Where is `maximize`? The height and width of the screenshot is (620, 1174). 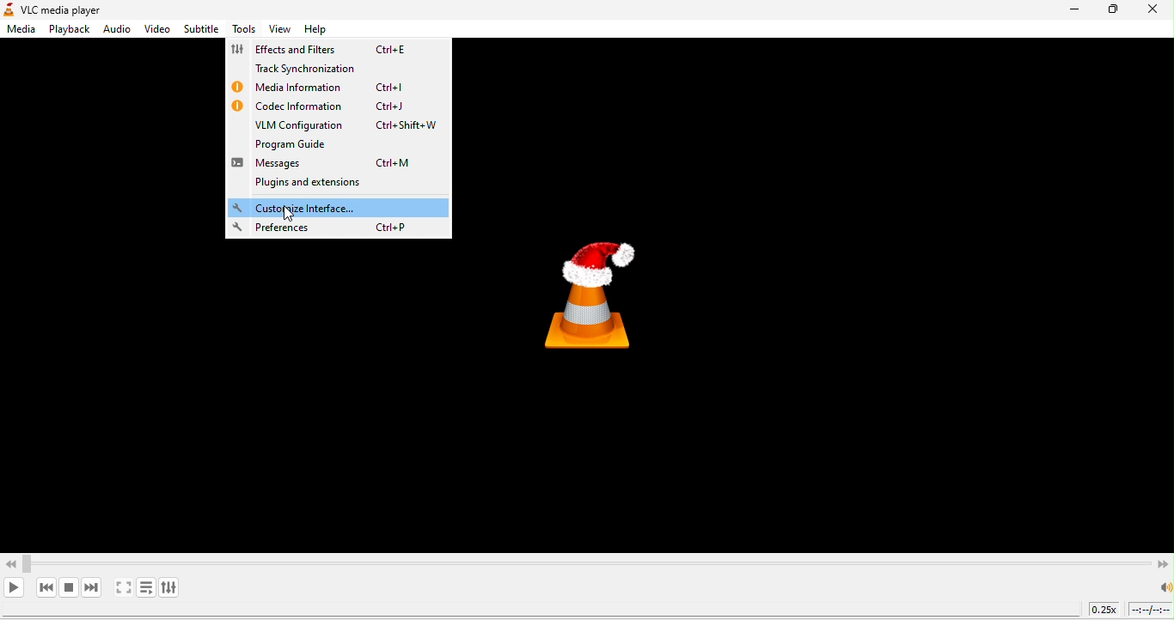
maximize is located at coordinates (1117, 11).